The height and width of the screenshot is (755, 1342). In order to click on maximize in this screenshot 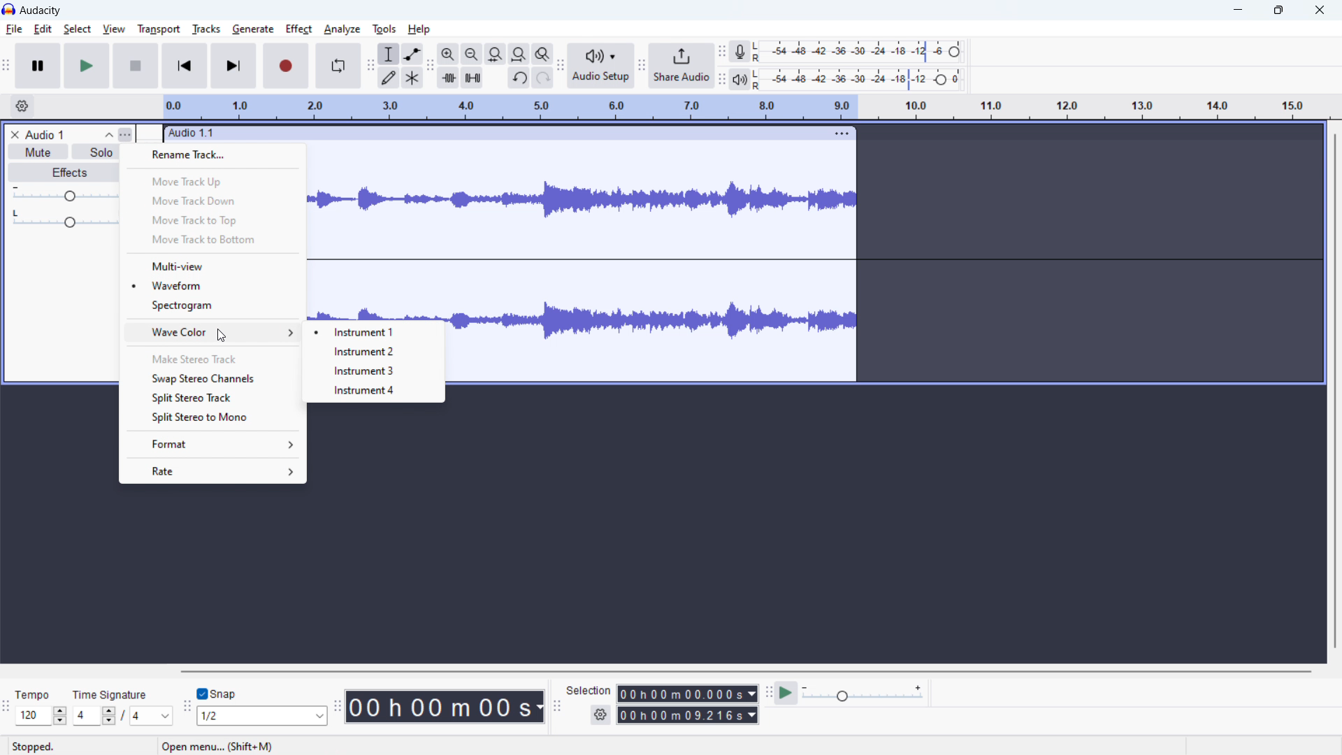, I will do `click(1277, 10)`.